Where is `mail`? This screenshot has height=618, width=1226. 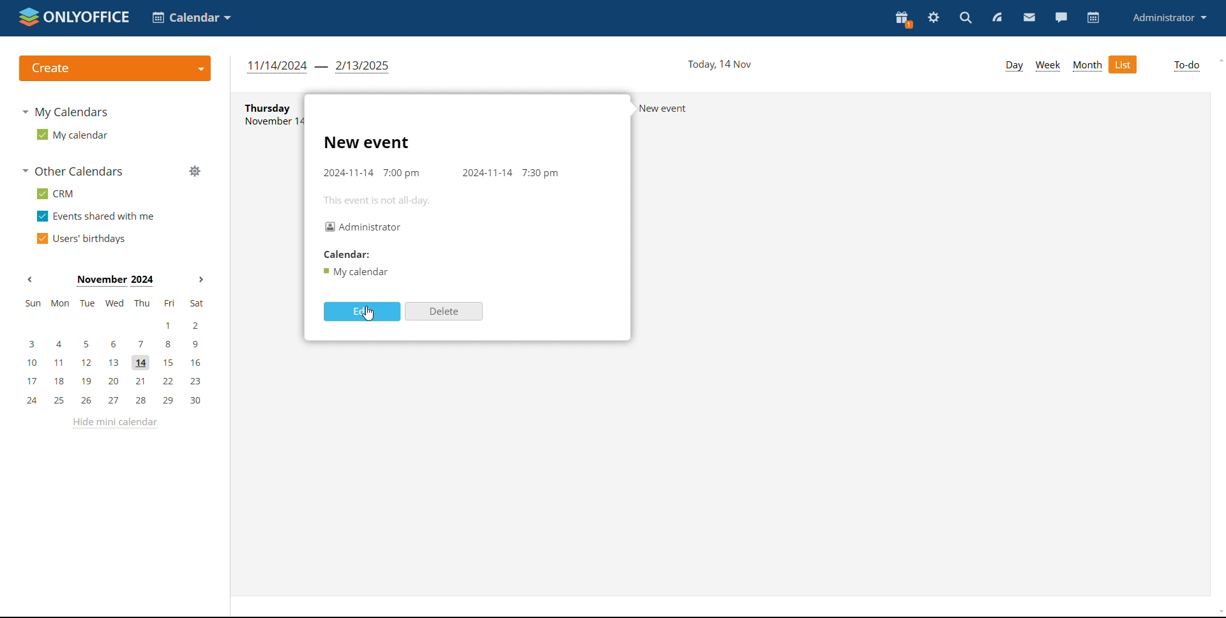 mail is located at coordinates (1029, 18).